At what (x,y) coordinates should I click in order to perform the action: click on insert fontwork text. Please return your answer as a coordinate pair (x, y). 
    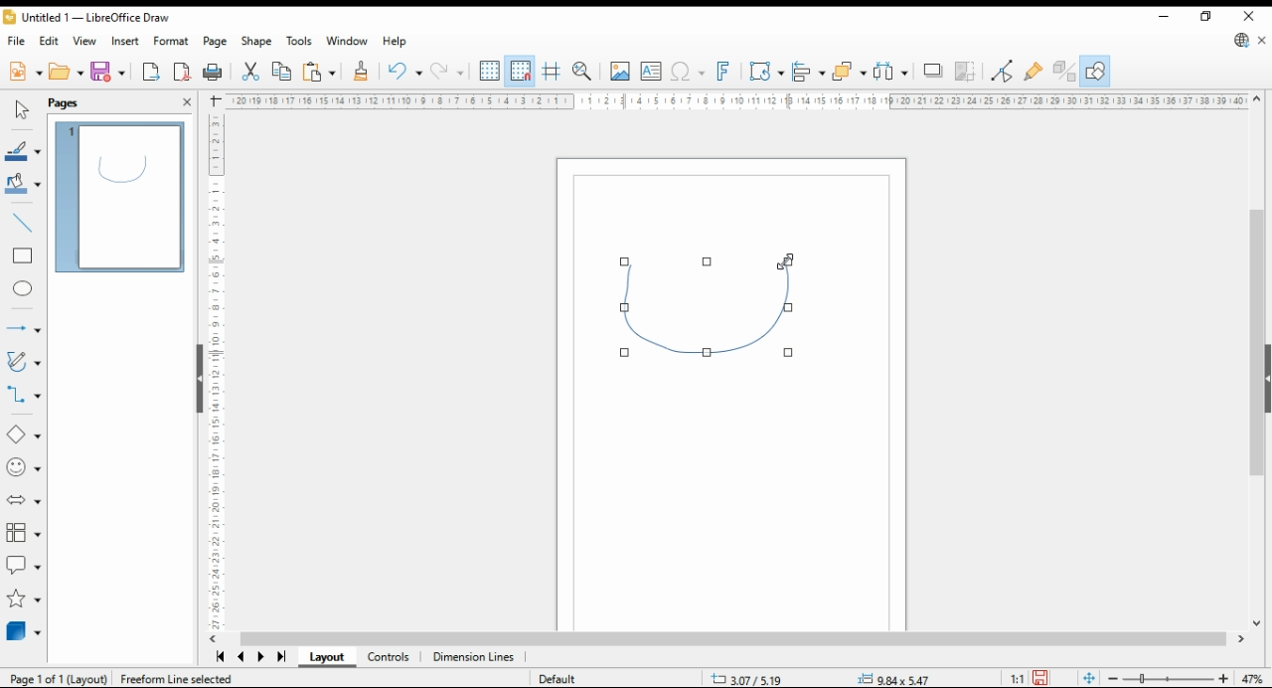
    Looking at the image, I should click on (724, 72).